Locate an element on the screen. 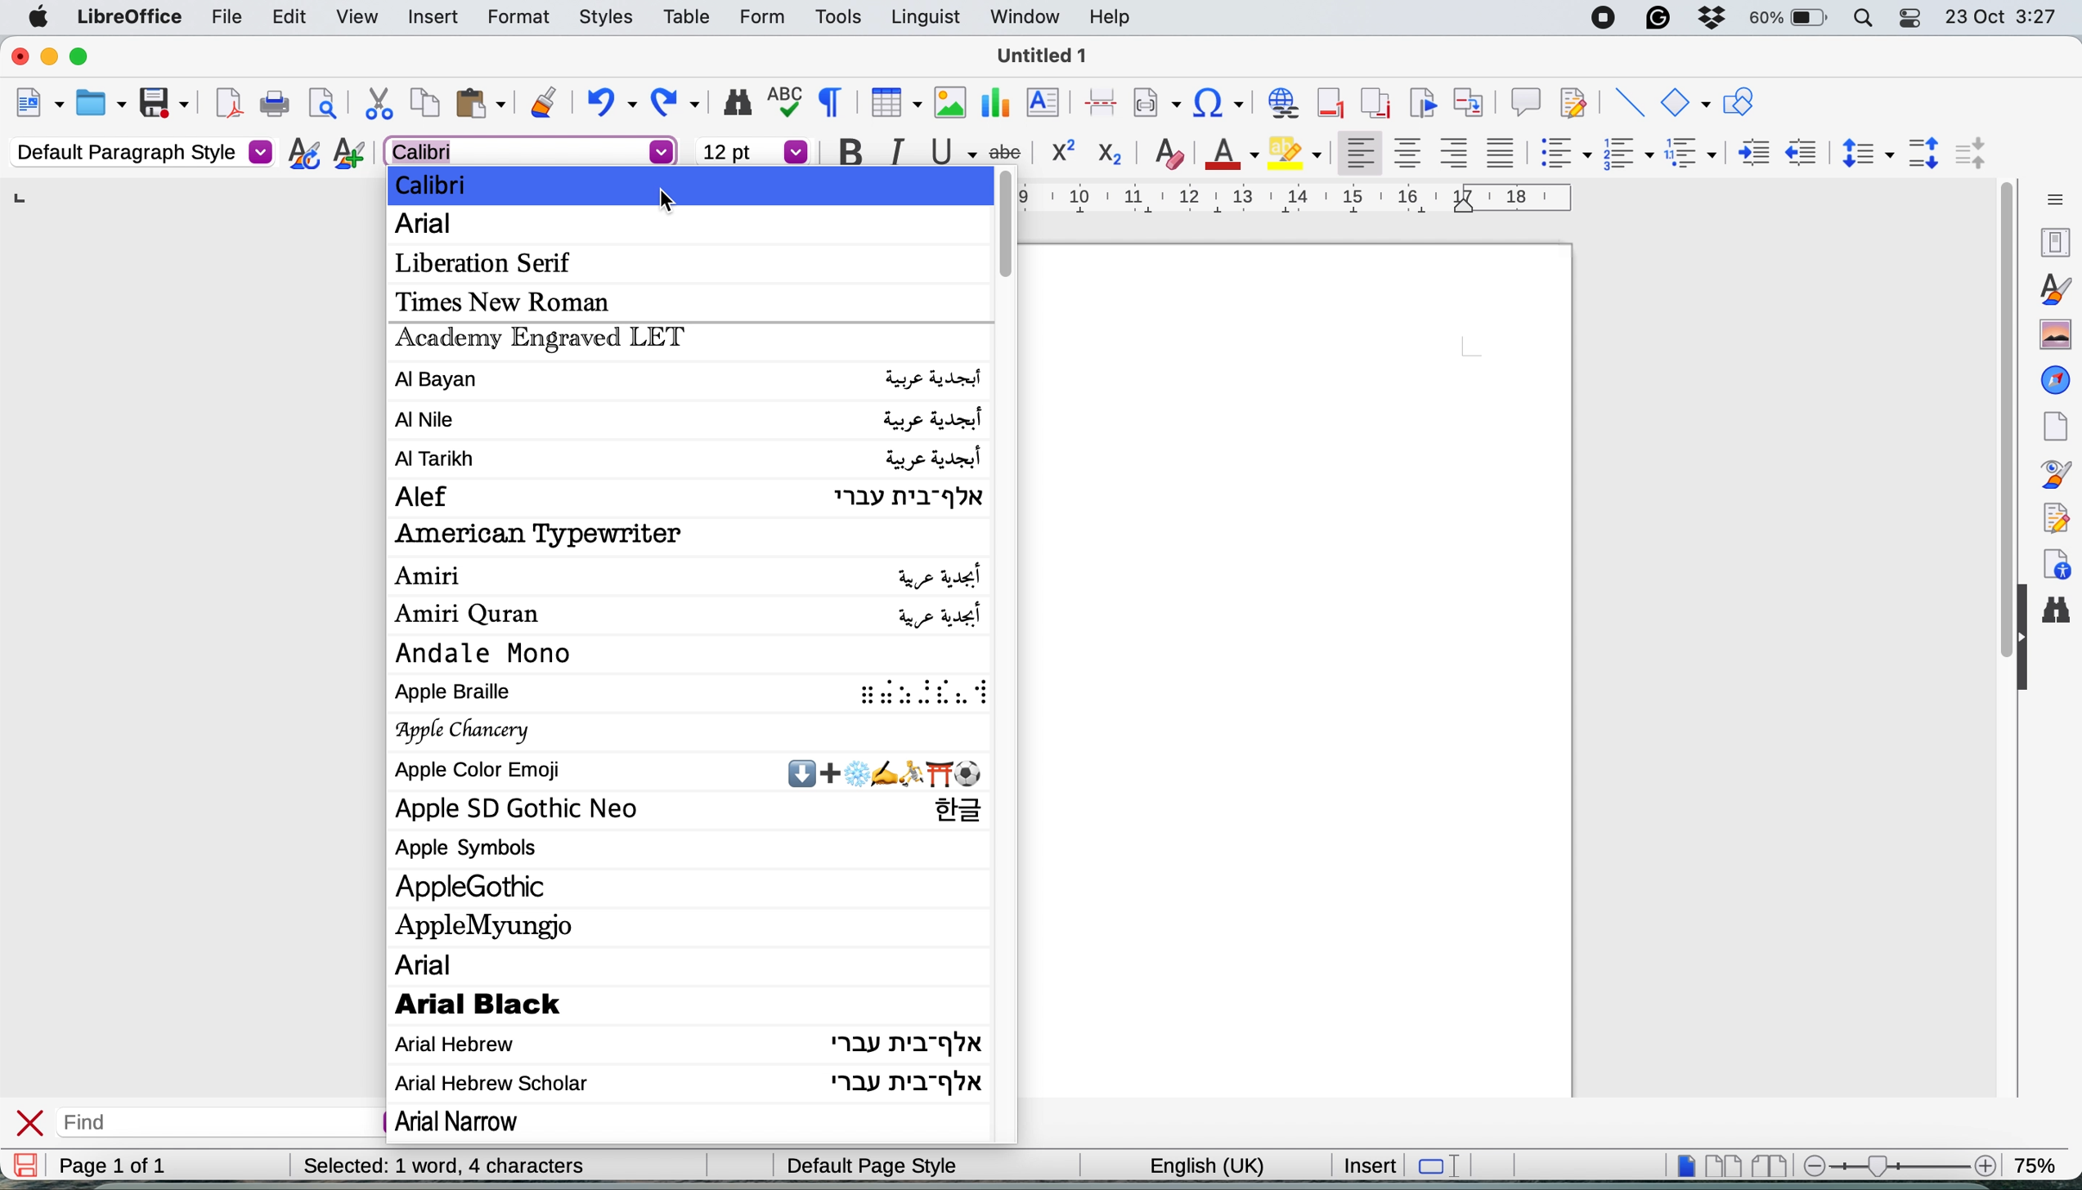  increase paragraph spacing is located at coordinates (1926, 151).